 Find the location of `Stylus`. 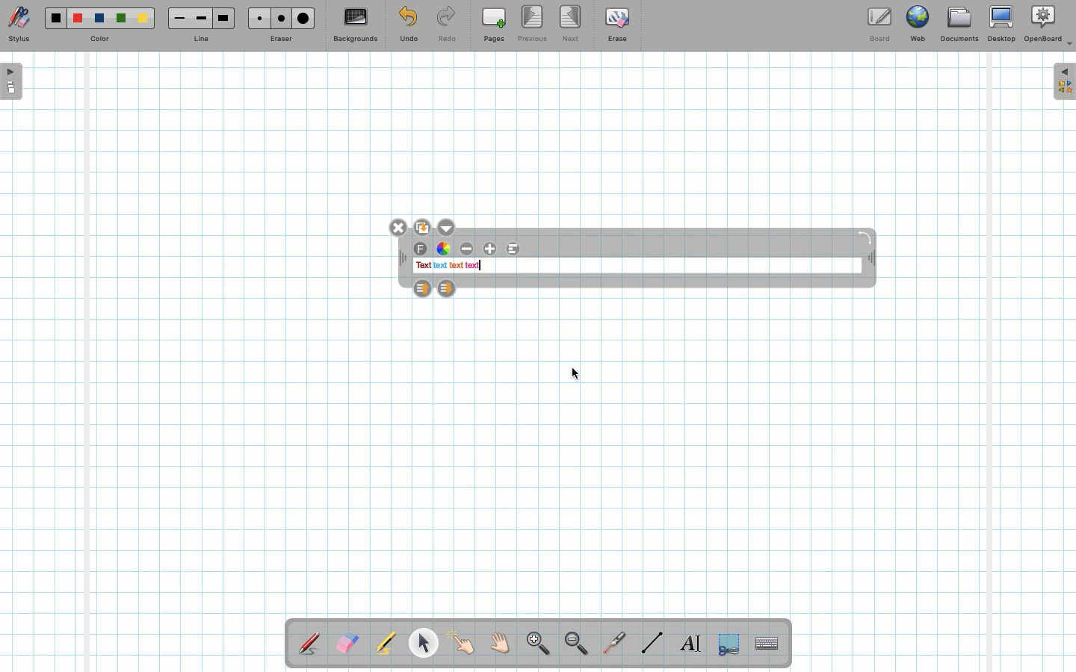

Stylus is located at coordinates (310, 643).